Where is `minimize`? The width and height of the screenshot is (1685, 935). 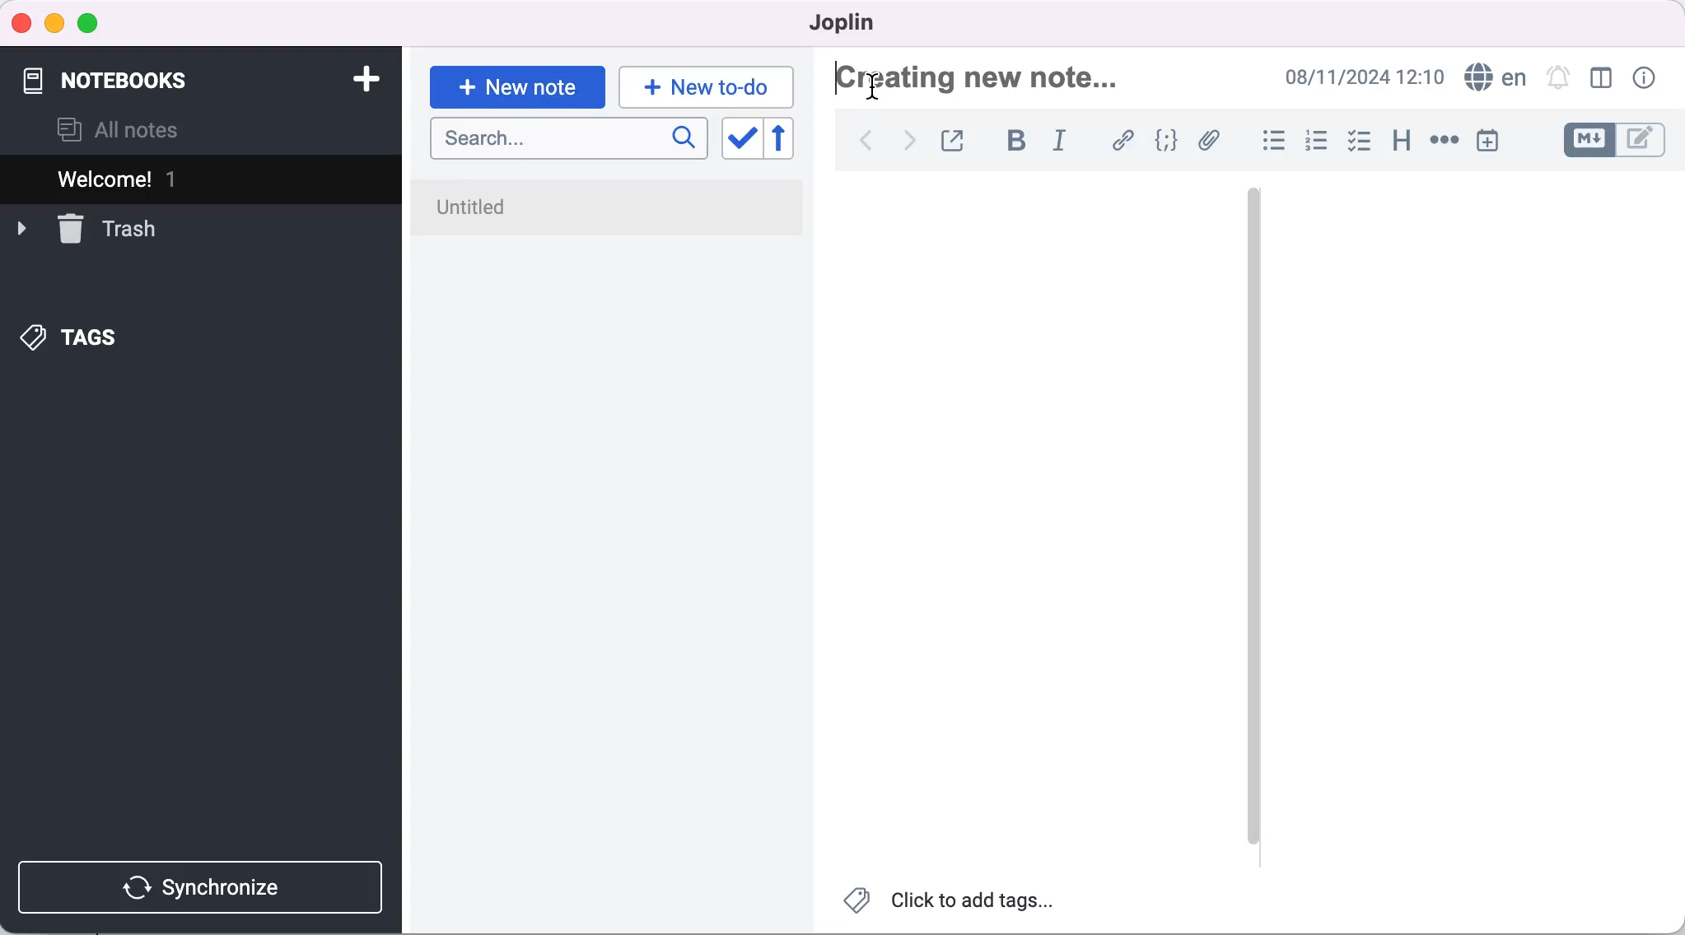
minimize is located at coordinates (56, 22).